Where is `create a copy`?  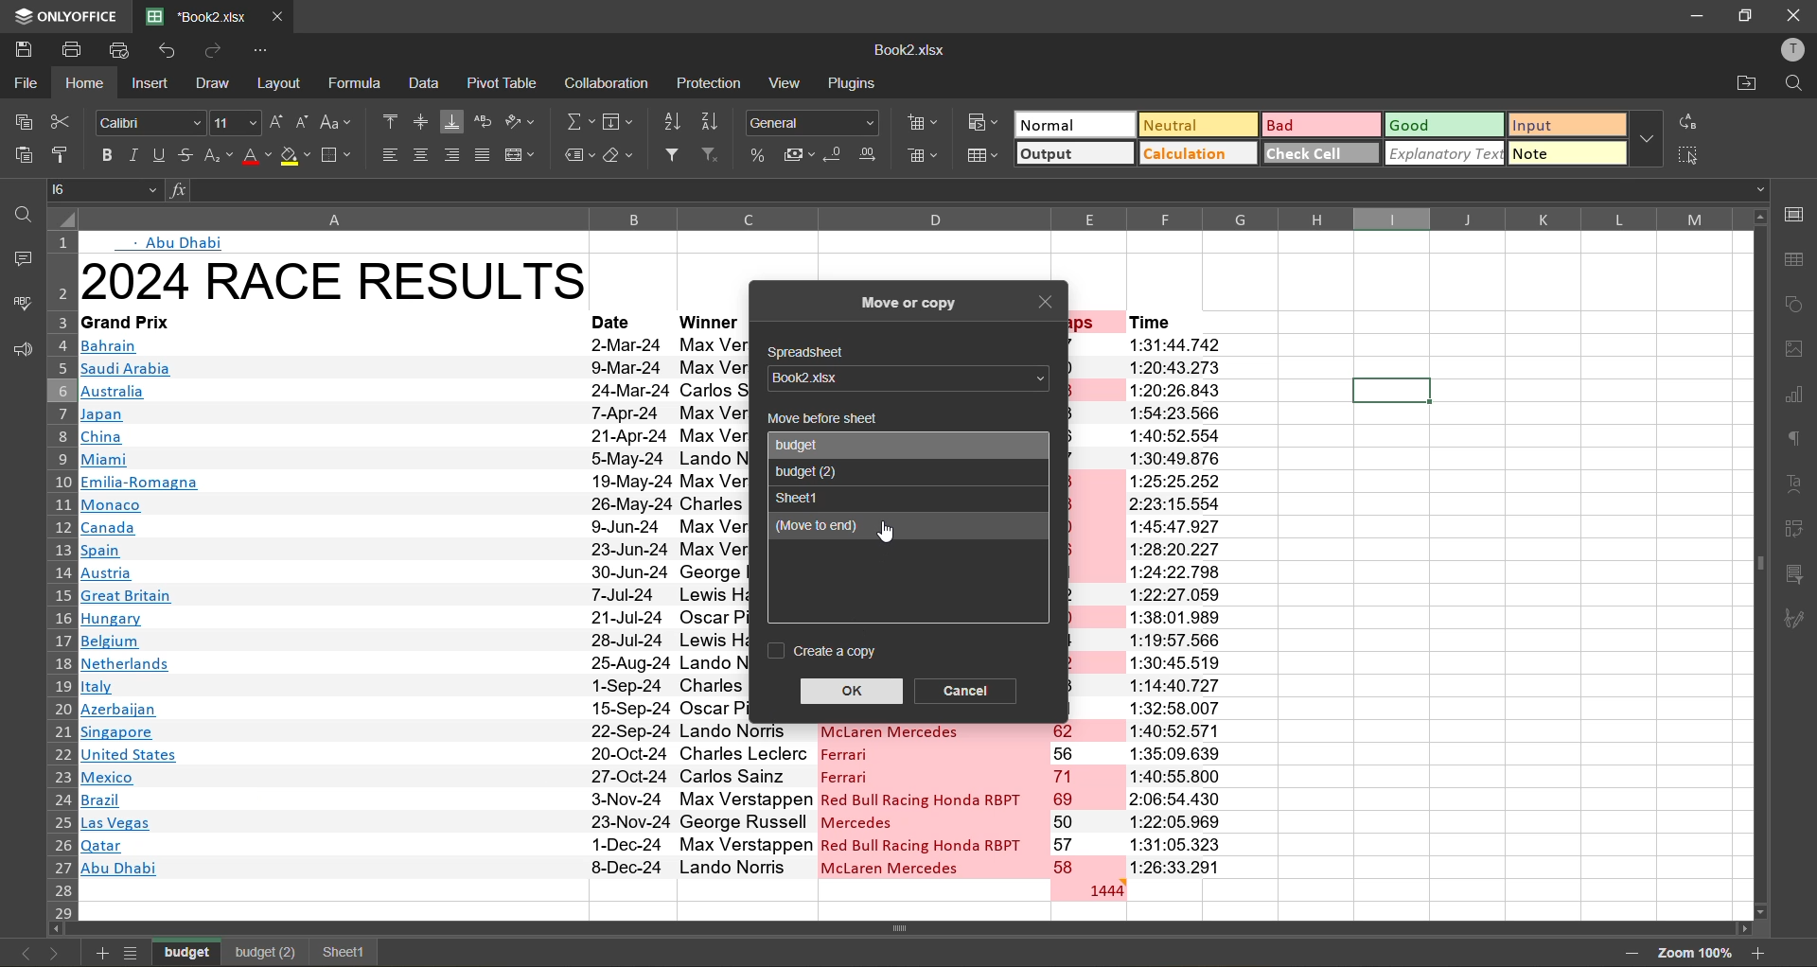
create a copy is located at coordinates (819, 651).